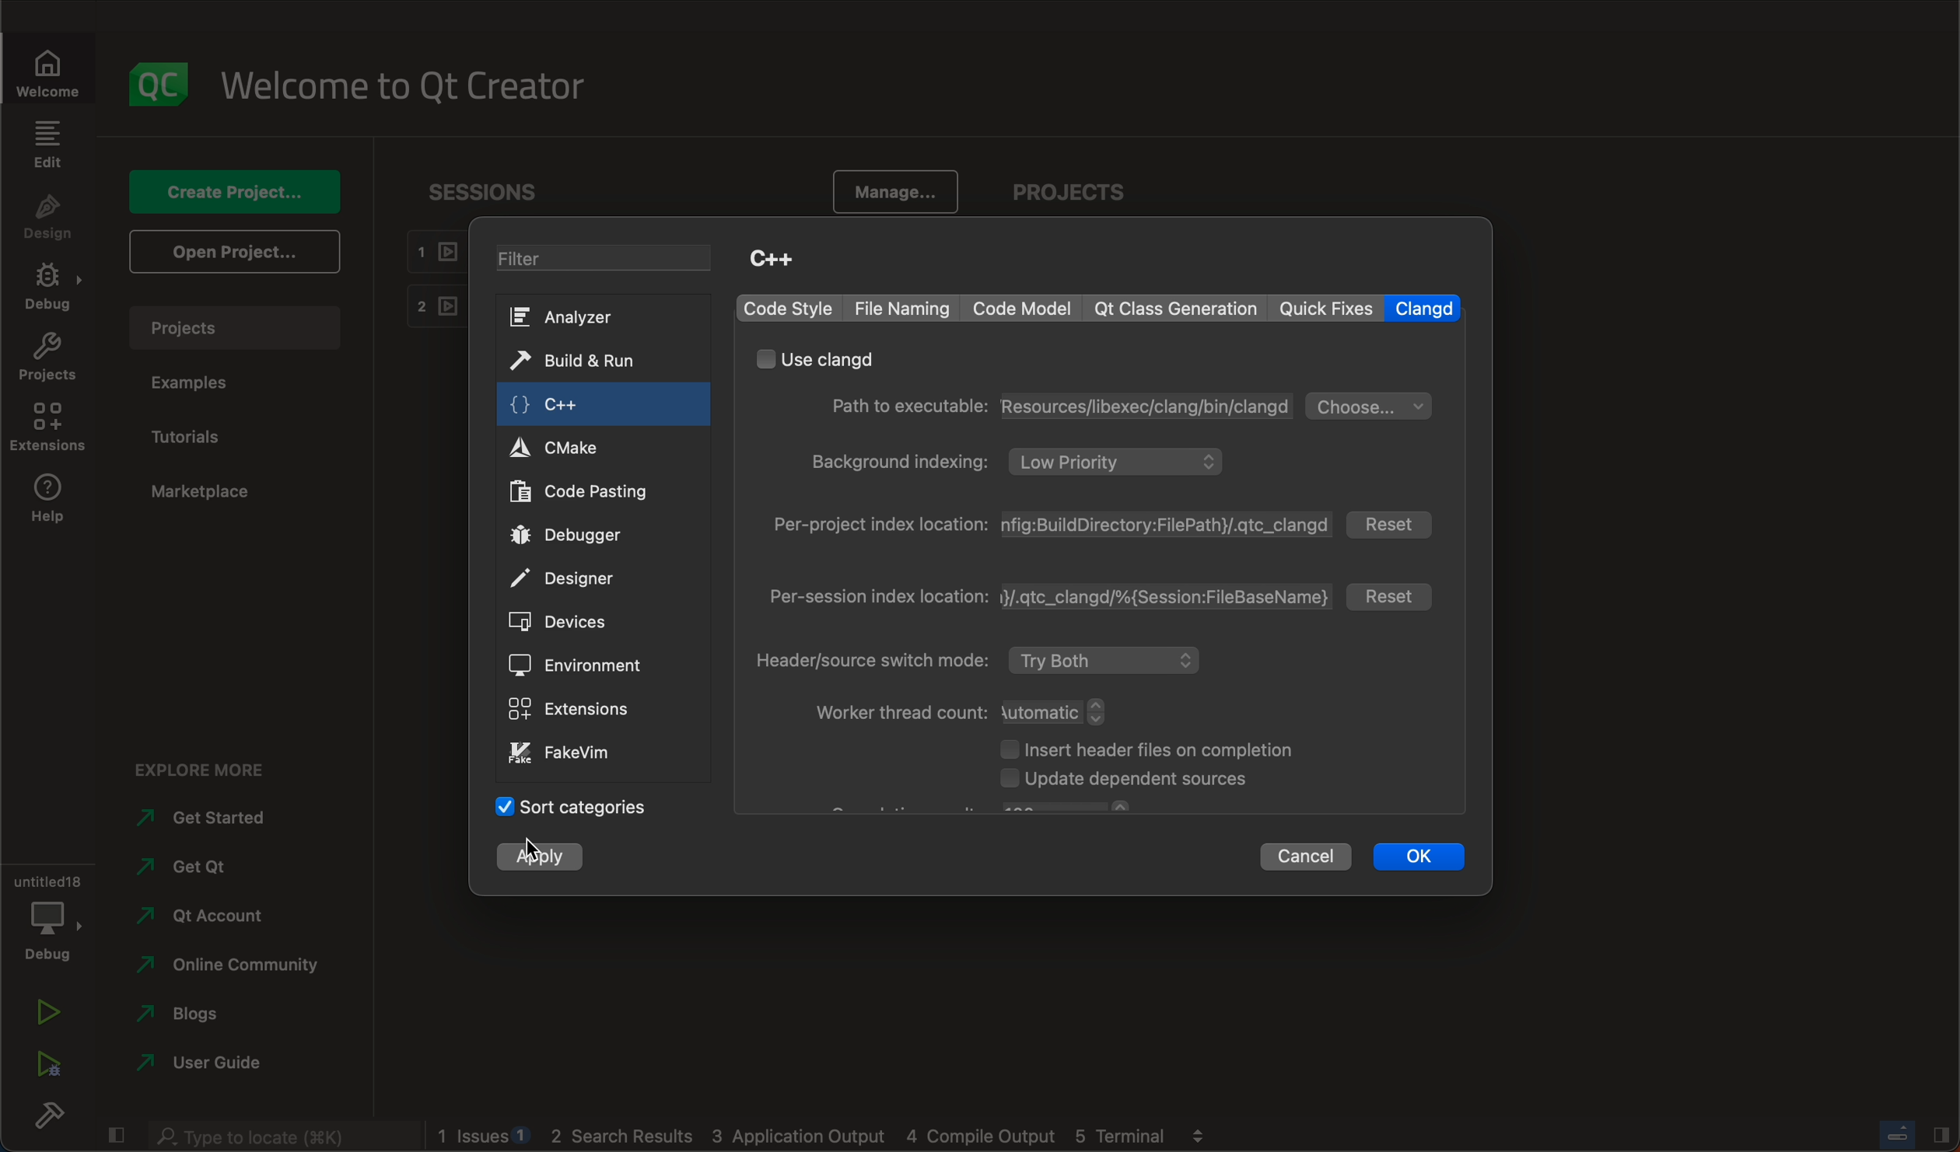 The image size is (1960, 1152). Describe the element at coordinates (586, 449) in the screenshot. I see `editor` at that location.